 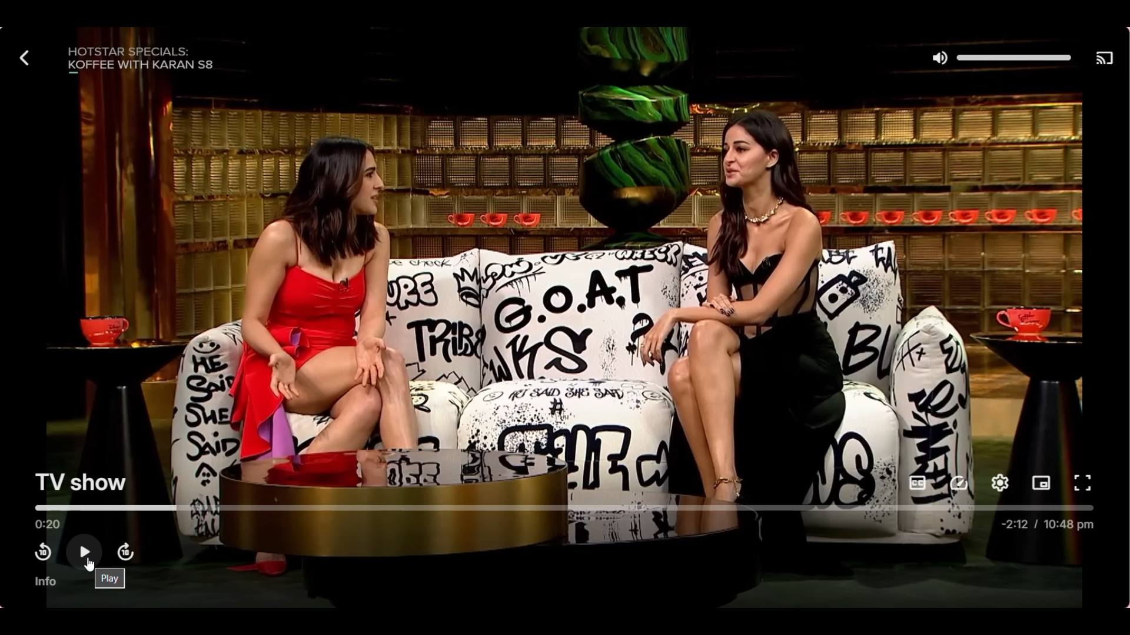 I want to click on Title of current video, so click(x=80, y=481).